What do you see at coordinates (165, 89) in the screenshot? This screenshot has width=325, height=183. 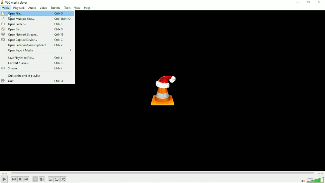 I see `Logo` at bounding box center [165, 89].